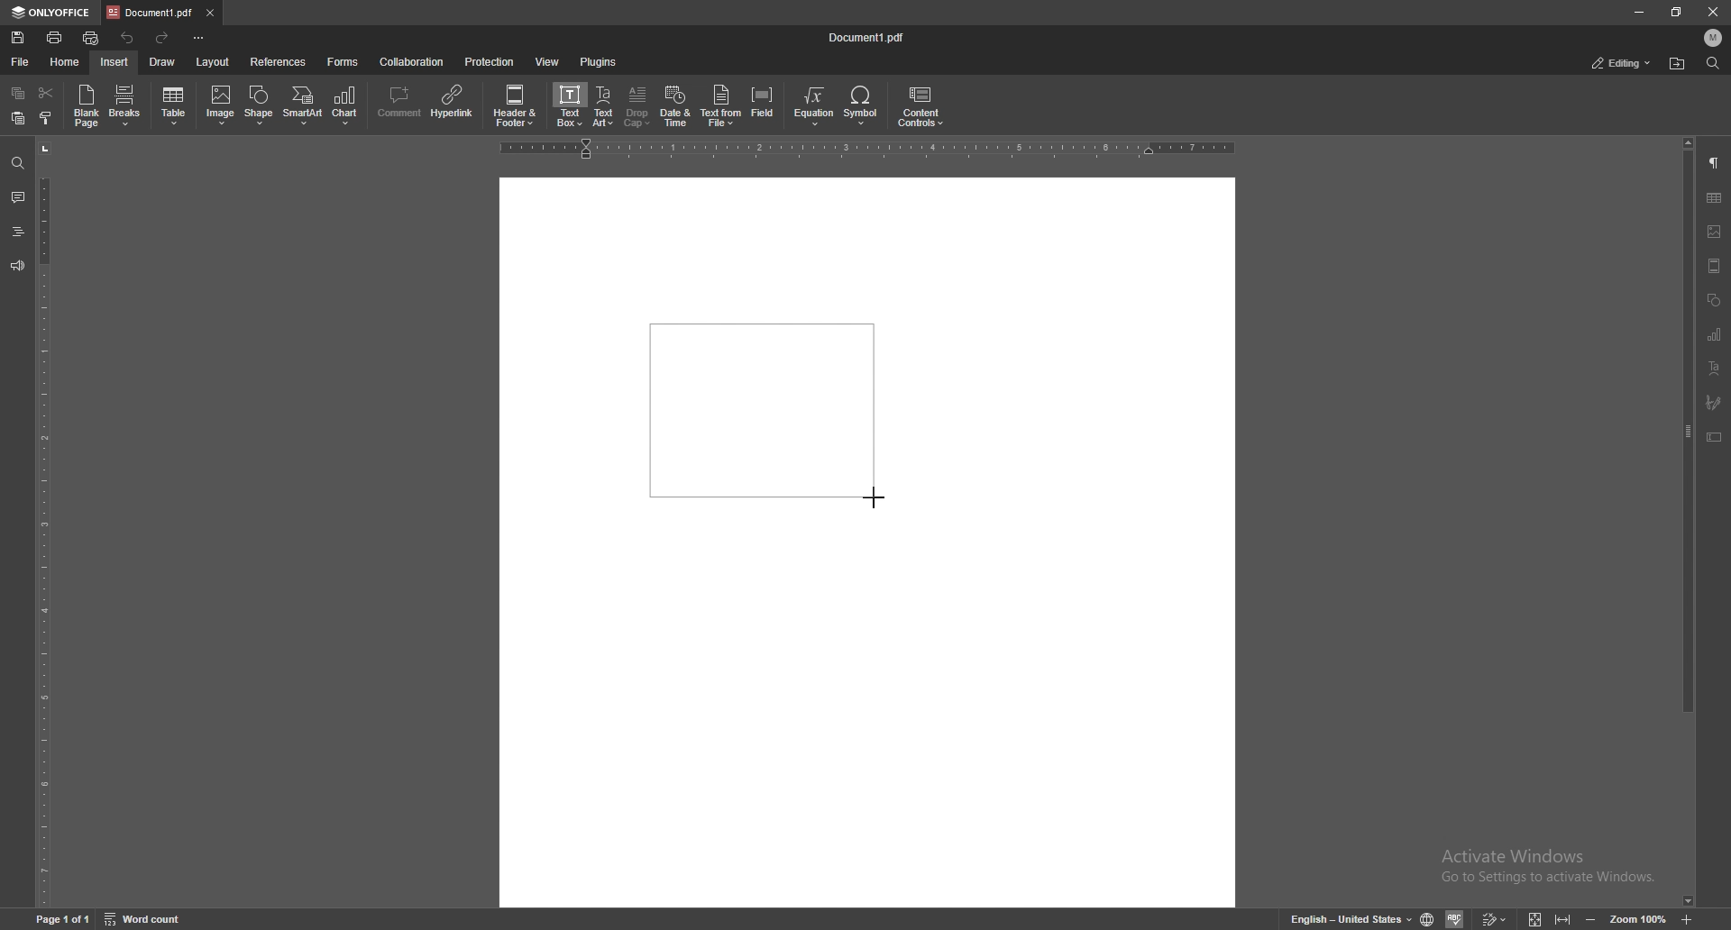  What do you see at coordinates (454, 102) in the screenshot?
I see `hyperlink` at bounding box center [454, 102].